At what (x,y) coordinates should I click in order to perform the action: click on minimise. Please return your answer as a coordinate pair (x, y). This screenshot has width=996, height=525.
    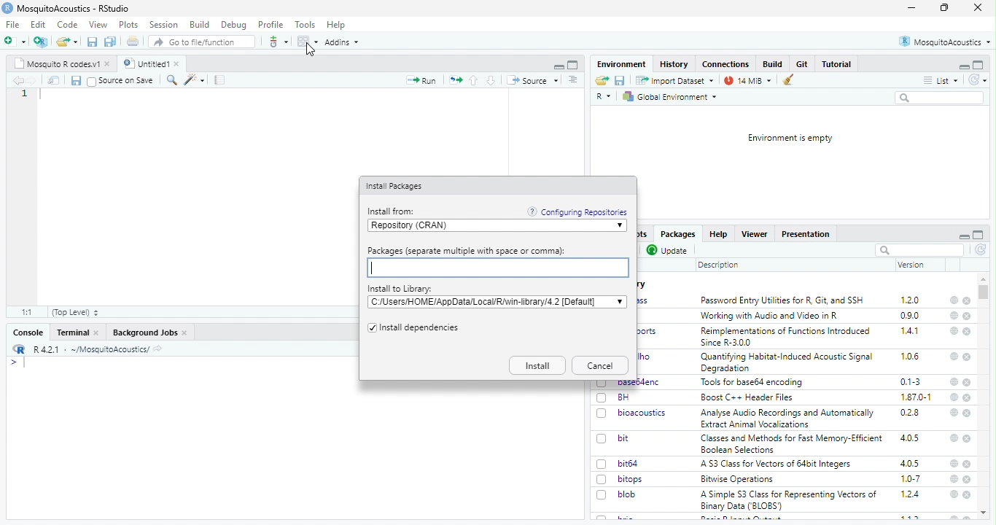
    Looking at the image, I should click on (965, 67).